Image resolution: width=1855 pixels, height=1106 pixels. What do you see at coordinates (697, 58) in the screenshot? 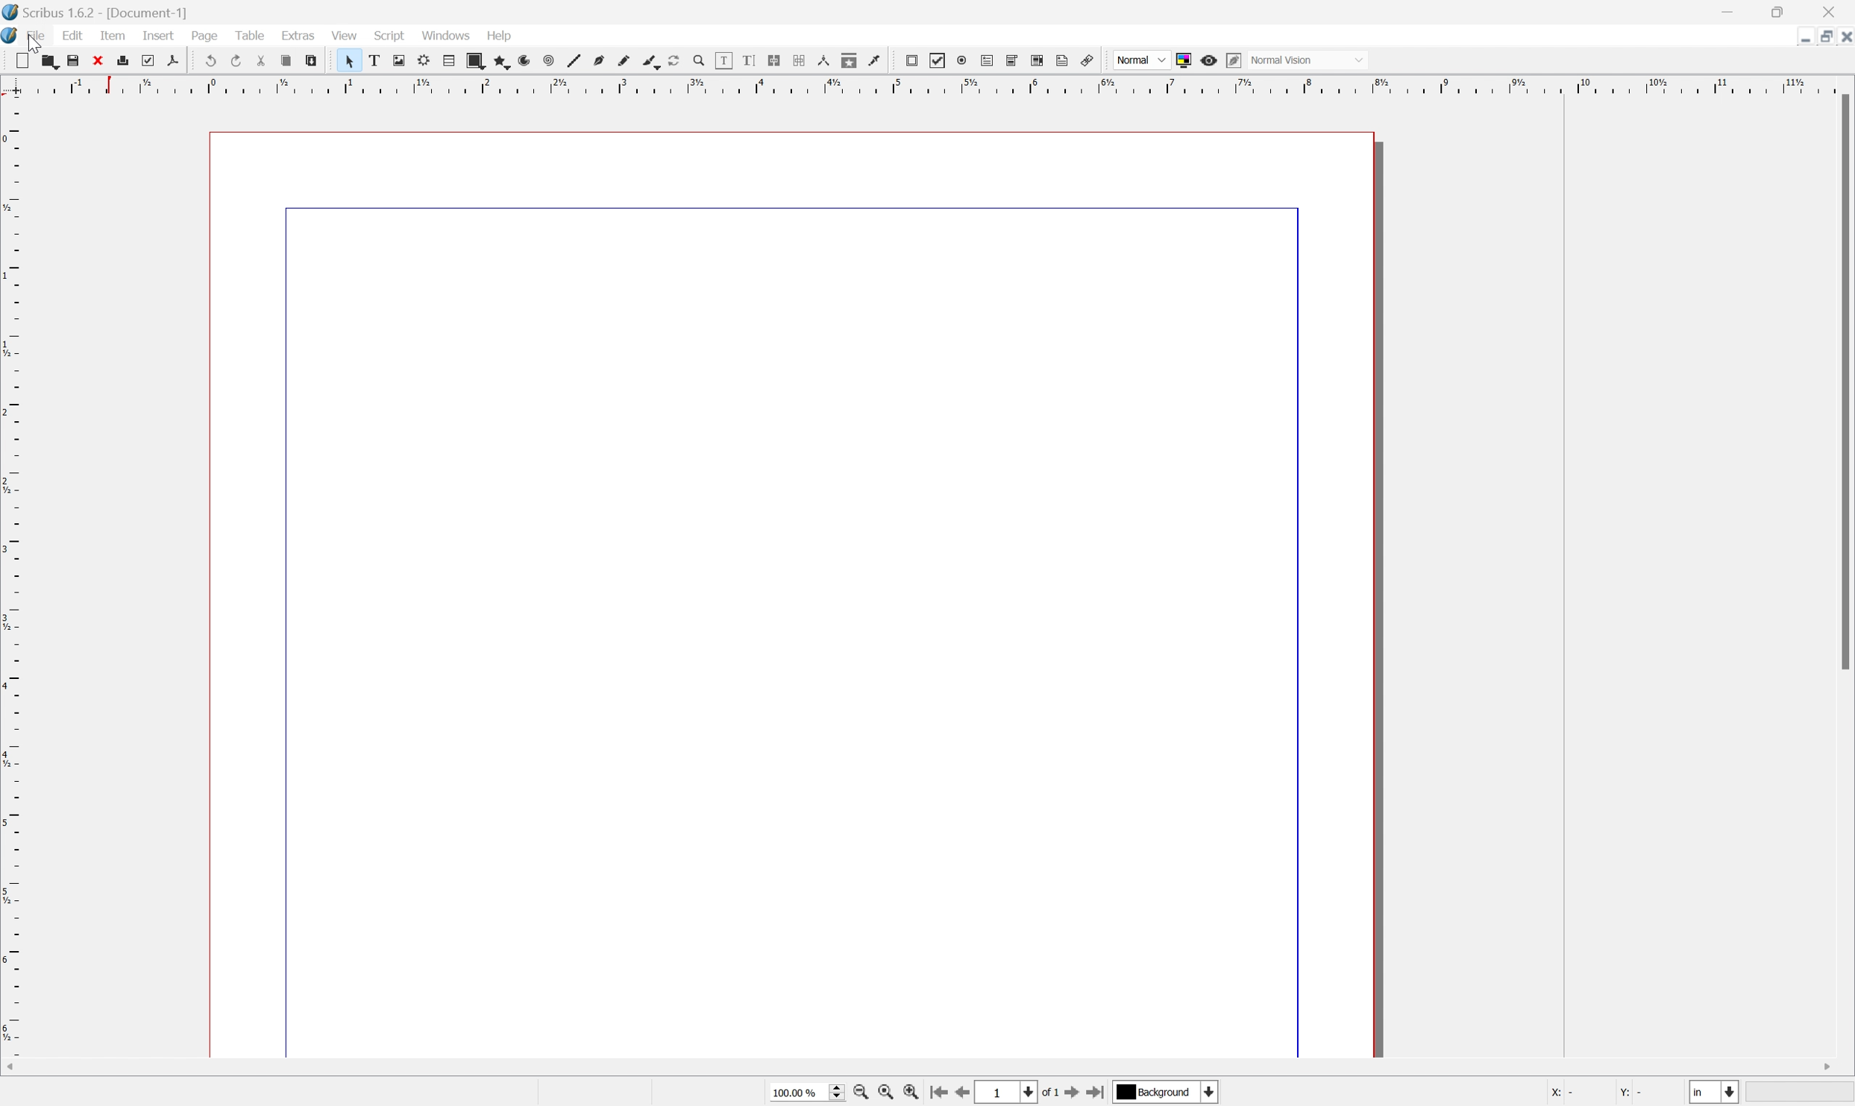
I see `Zoom in or out` at bounding box center [697, 58].